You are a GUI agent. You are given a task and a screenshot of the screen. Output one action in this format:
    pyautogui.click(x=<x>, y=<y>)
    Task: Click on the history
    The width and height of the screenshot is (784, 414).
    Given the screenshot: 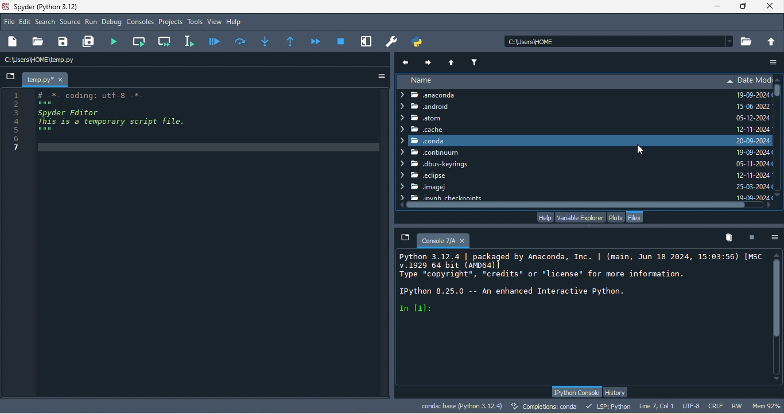 What is the action you would take?
    pyautogui.click(x=618, y=392)
    